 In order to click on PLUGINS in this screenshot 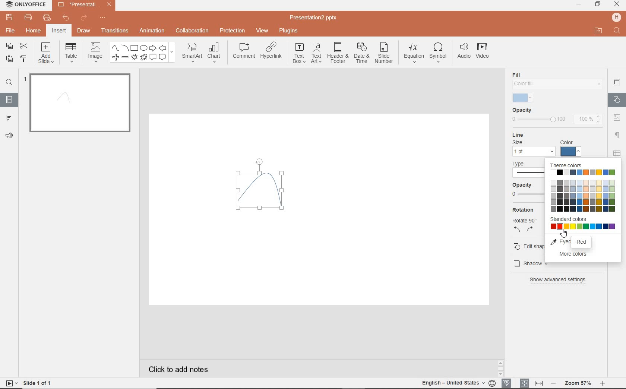, I will do `click(288, 31)`.